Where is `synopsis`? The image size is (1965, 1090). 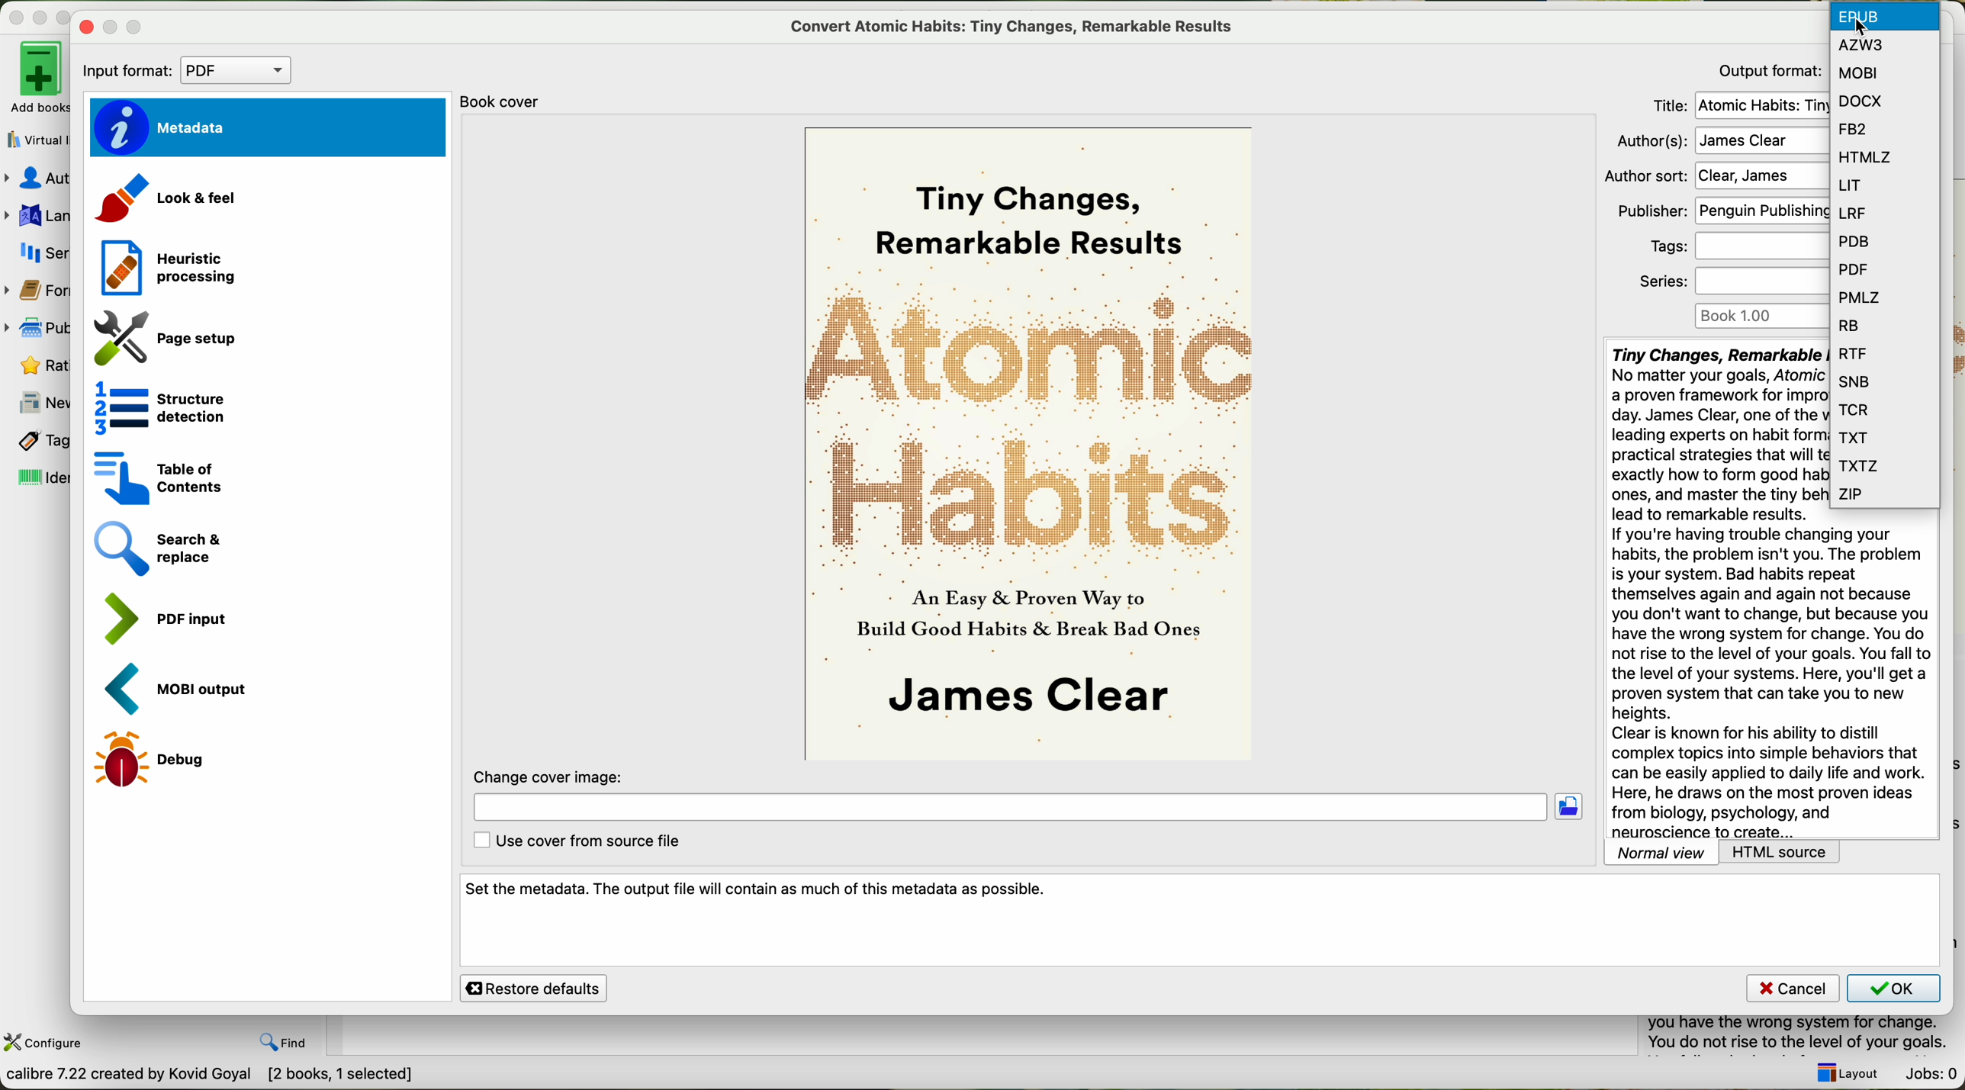
synopsis is located at coordinates (1772, 677).